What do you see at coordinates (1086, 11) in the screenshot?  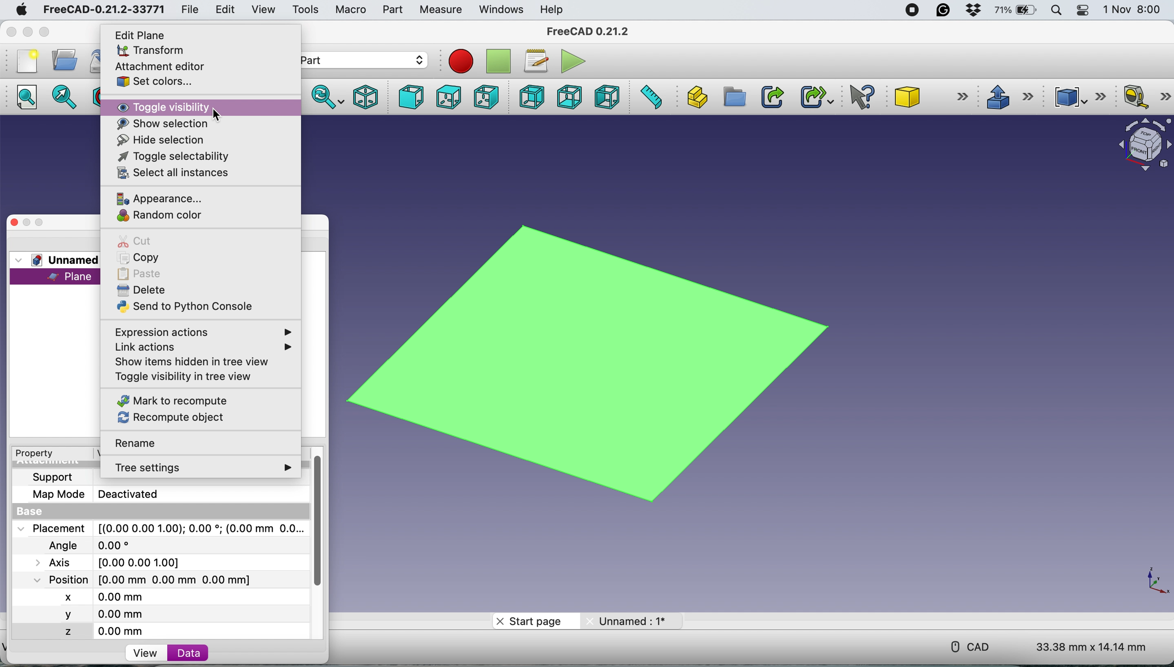 I see `control center` at bounding box center [1086, 11].